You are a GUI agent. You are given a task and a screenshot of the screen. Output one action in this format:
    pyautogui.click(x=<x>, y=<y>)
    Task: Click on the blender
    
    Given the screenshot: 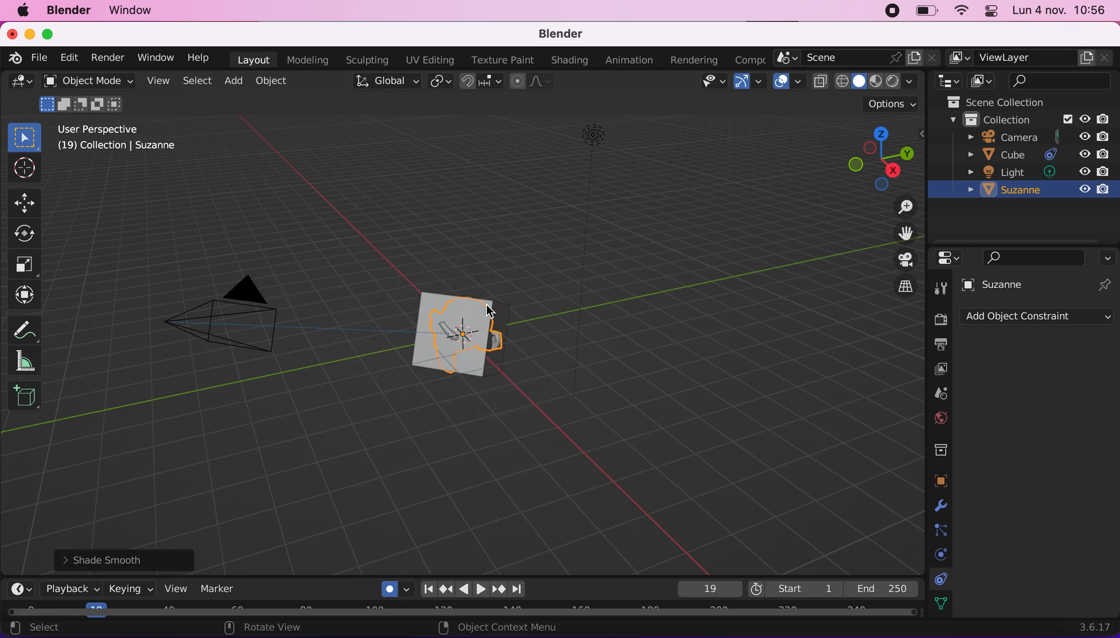 What is the action you would take?
    pyautogui.click(x=562, y=35)
    